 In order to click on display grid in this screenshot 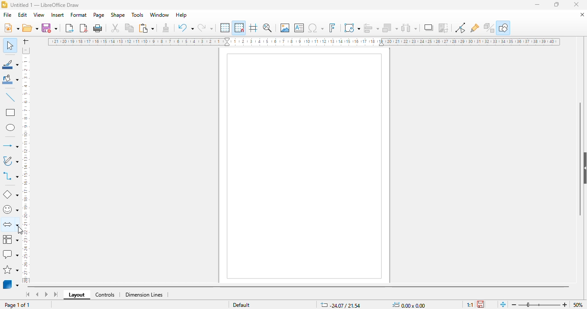, I will do `click(226, 28)`.